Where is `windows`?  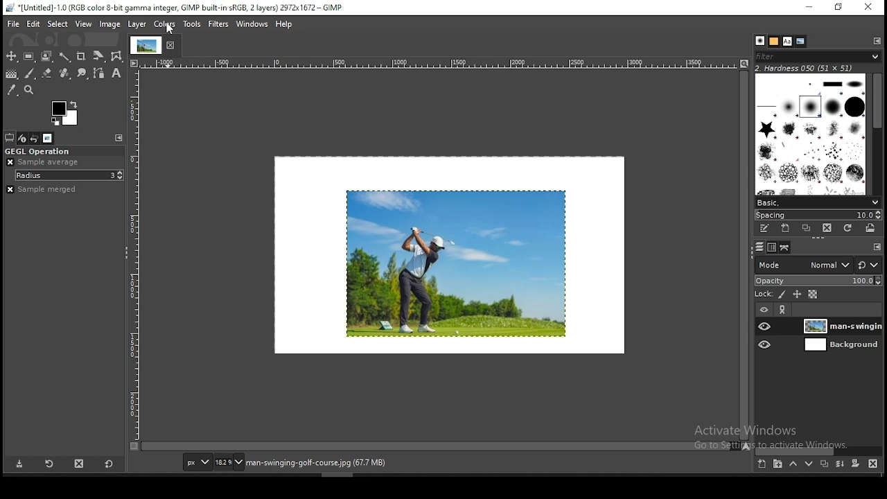
windows is located at coordinates (252, 24).